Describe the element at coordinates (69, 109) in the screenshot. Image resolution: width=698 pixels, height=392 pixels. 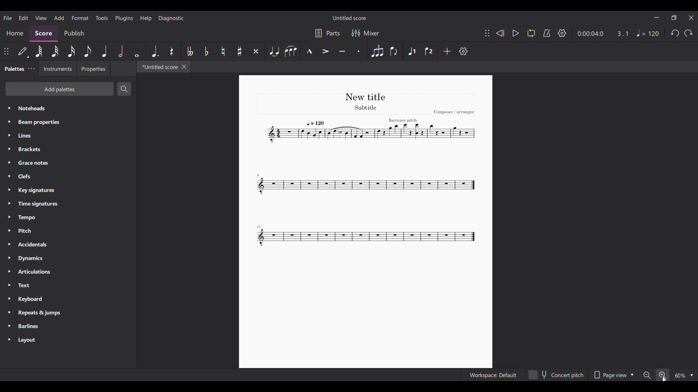
I see `Noteheads` at that location.